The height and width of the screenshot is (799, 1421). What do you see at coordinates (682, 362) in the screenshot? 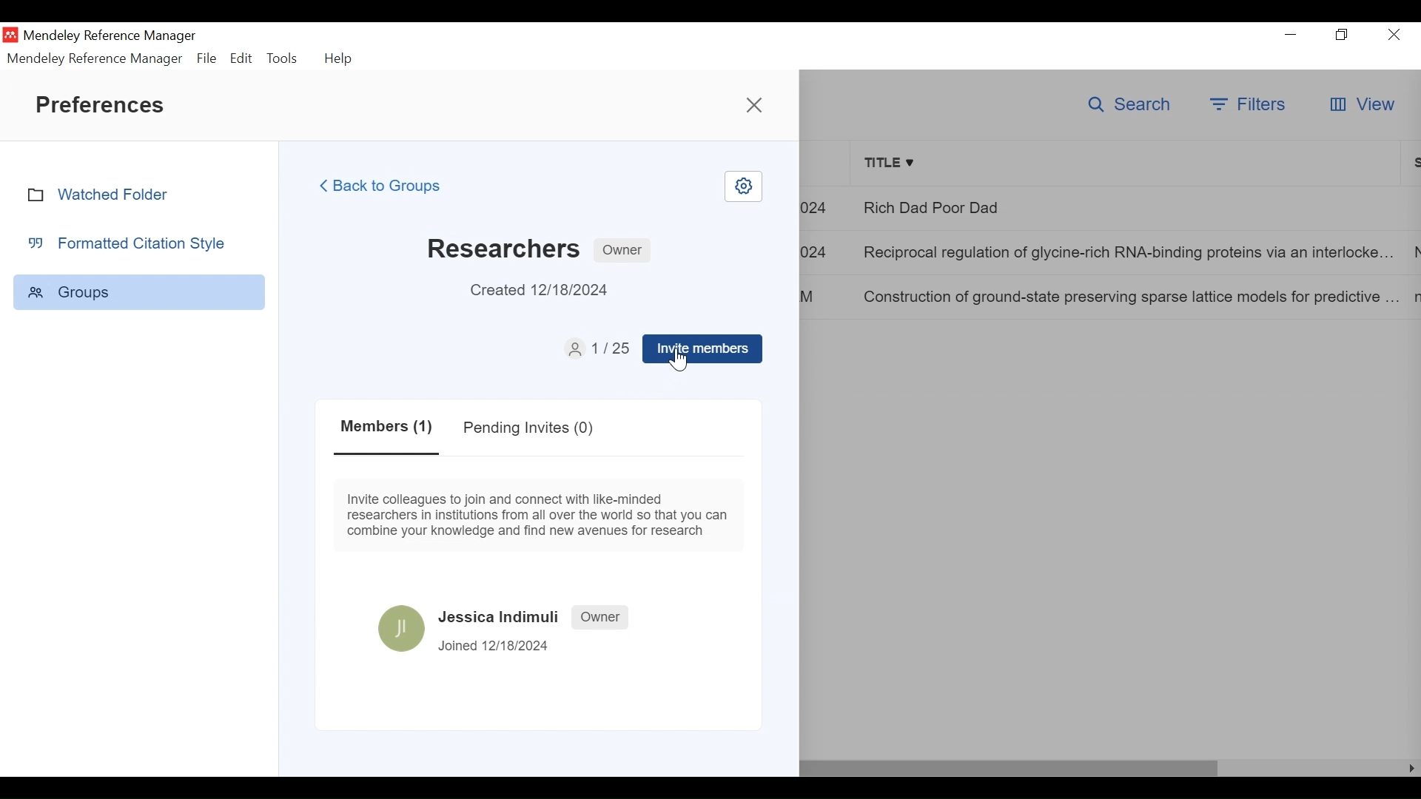
I see `Cursor ` at bounding box center [682, 362].